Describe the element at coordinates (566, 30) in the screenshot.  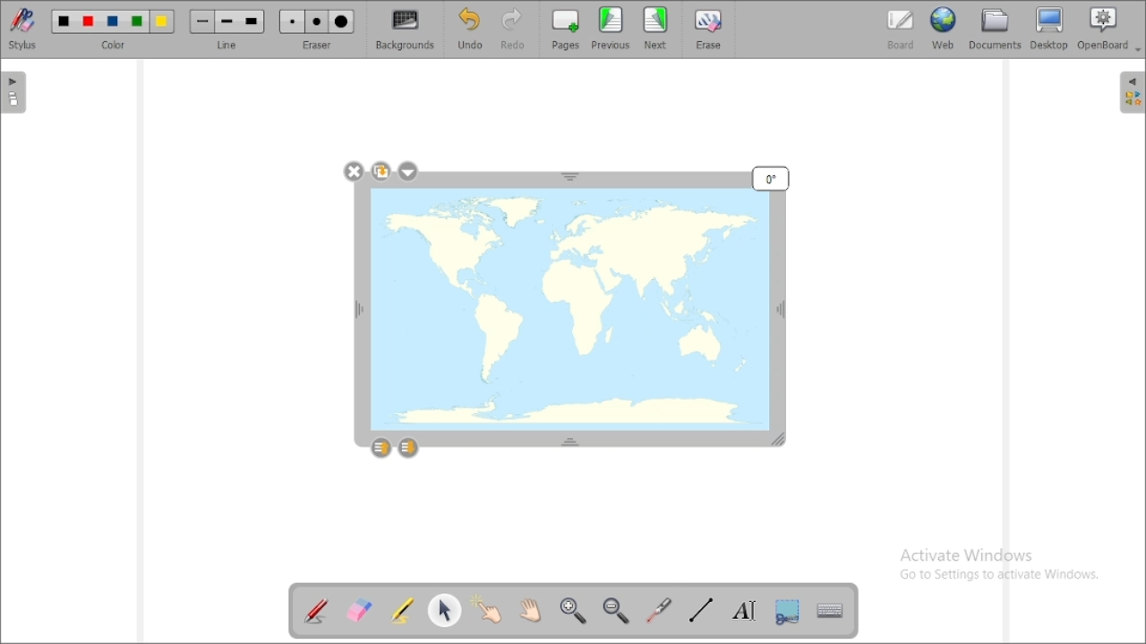
I see `pages` at that location.